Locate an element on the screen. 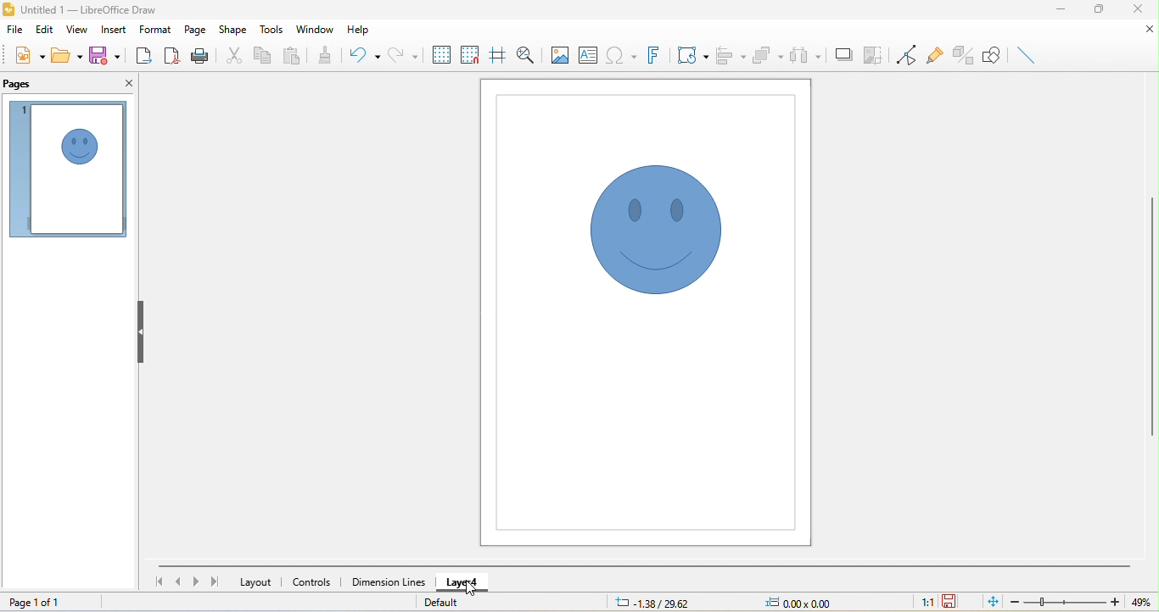 This screenshot has height=612, width=1159. save is located at coordinates (104, 54).